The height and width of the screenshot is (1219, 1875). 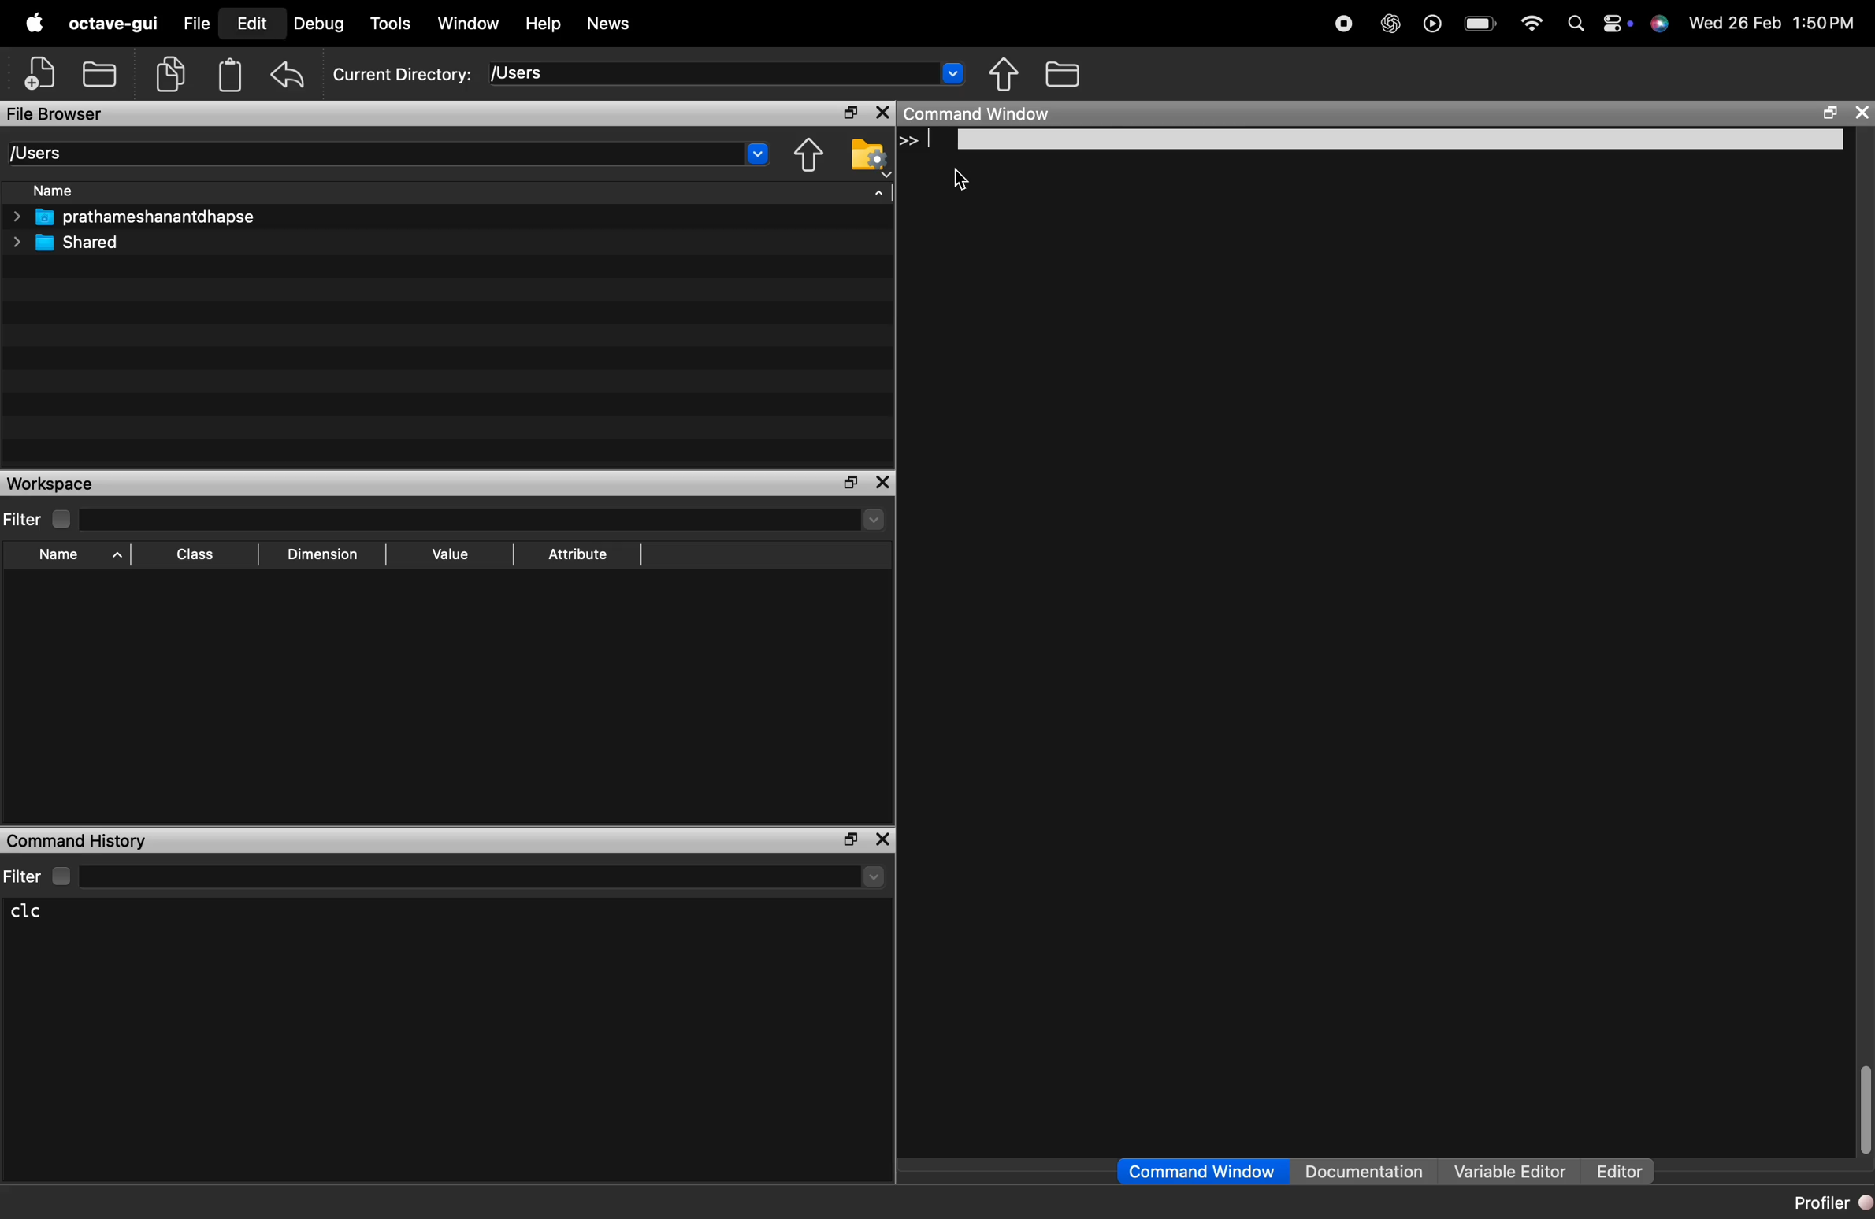 I want to click on copy, so click(x=174, y=75).